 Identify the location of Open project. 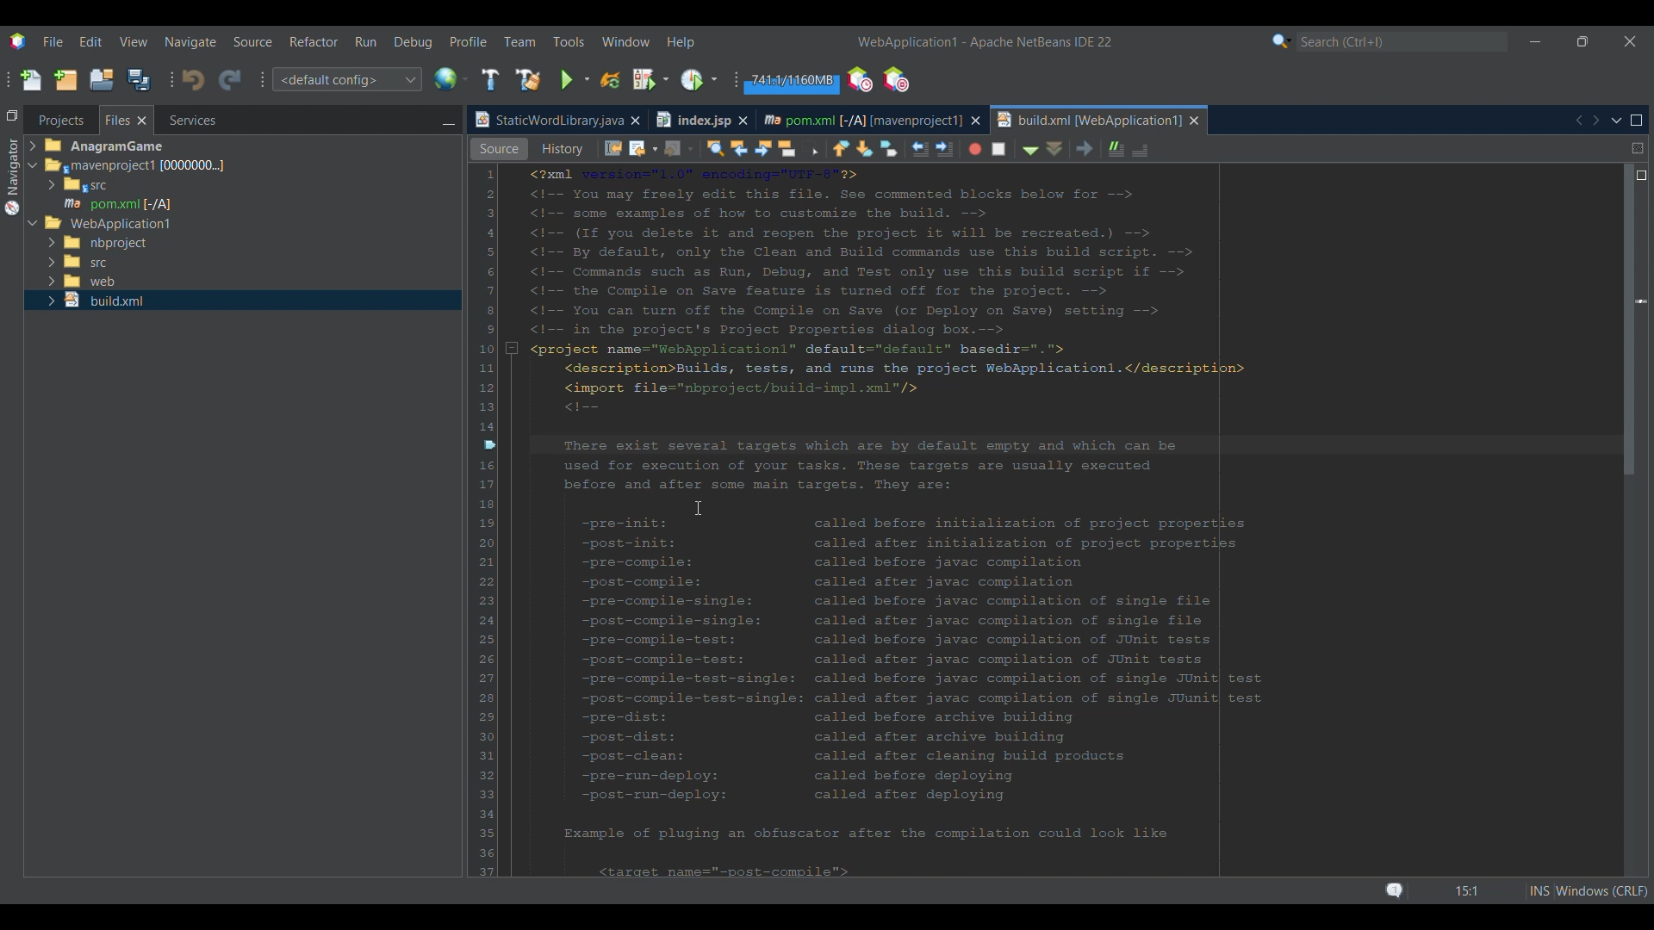
(102, 79).